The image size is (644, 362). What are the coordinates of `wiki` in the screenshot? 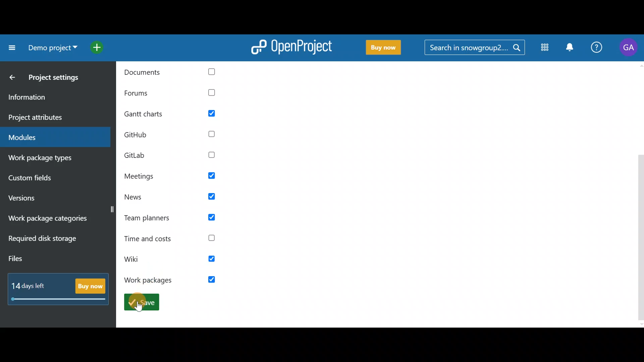 It's located at (174, 260).